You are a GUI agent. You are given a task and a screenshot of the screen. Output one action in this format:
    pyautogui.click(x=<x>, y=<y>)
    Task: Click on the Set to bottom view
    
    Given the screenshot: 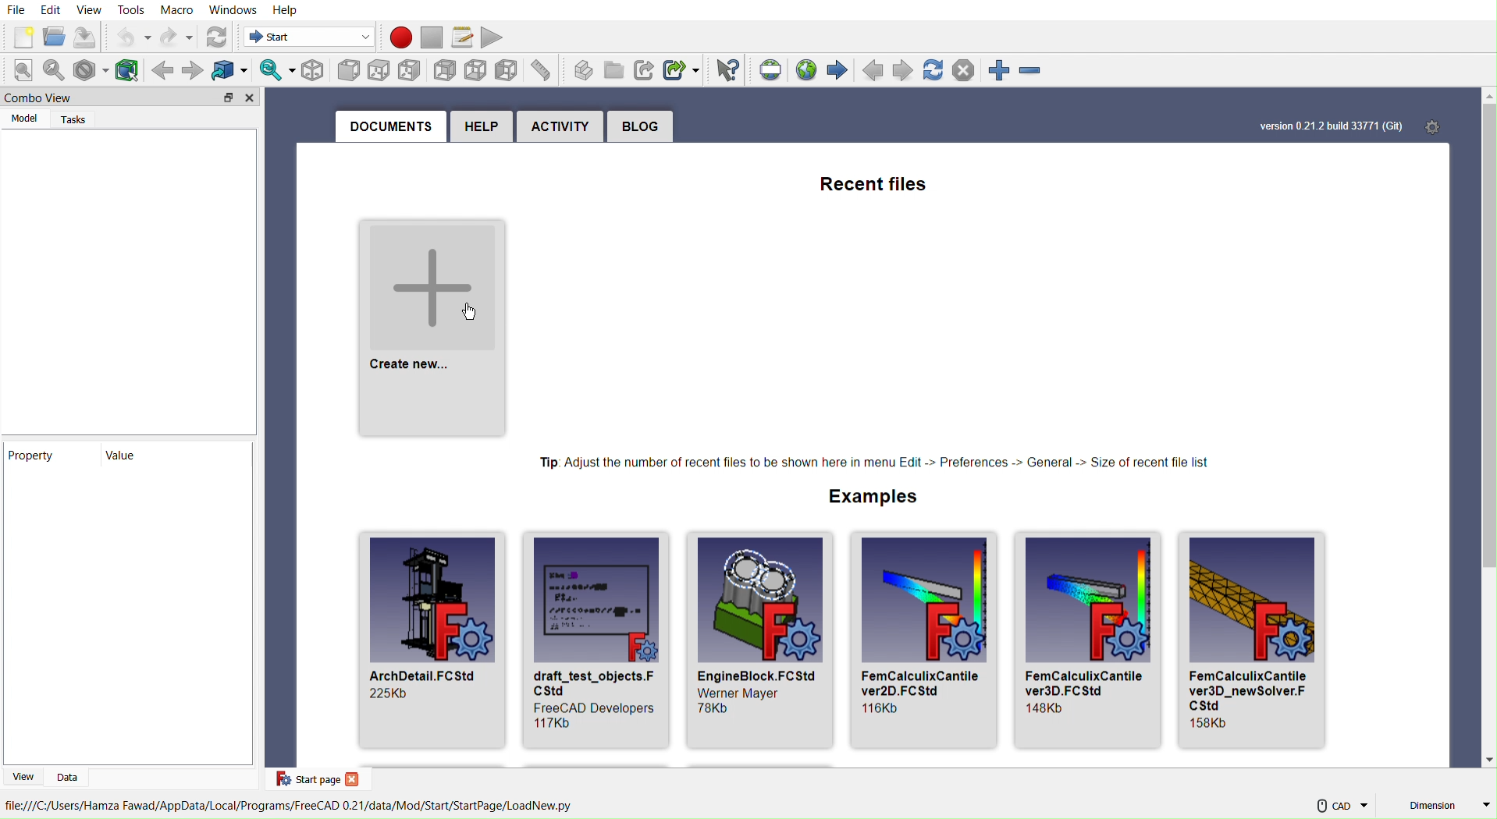 What is the action you would take?
    pyautogui.click(x=474, y=70)
    